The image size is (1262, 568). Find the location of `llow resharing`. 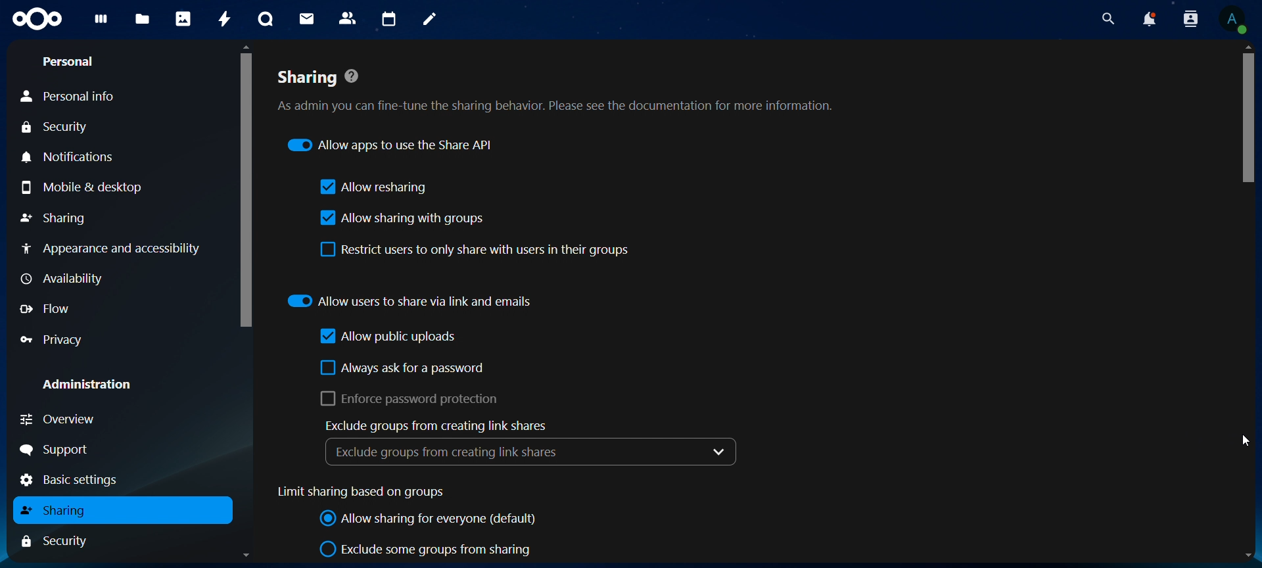

llow resharing is located at coordinates (371, 187).